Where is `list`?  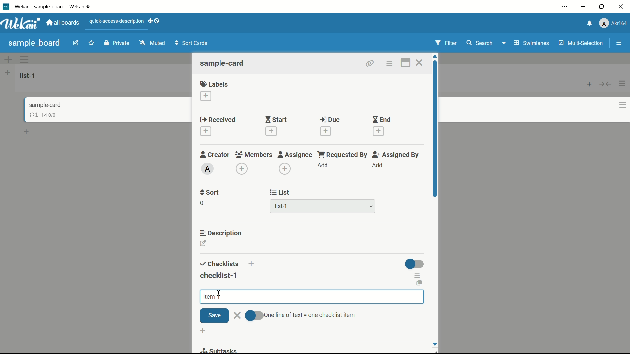 list is located at coordinates (281, 193).